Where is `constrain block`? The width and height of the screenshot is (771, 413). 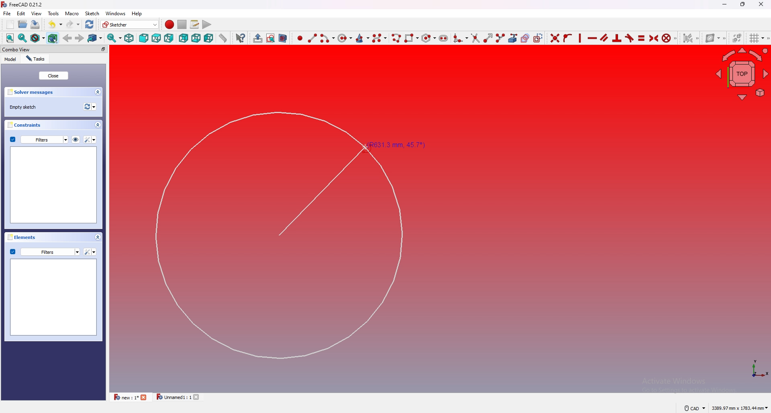 constrain block is located at coordinates (670, 37).